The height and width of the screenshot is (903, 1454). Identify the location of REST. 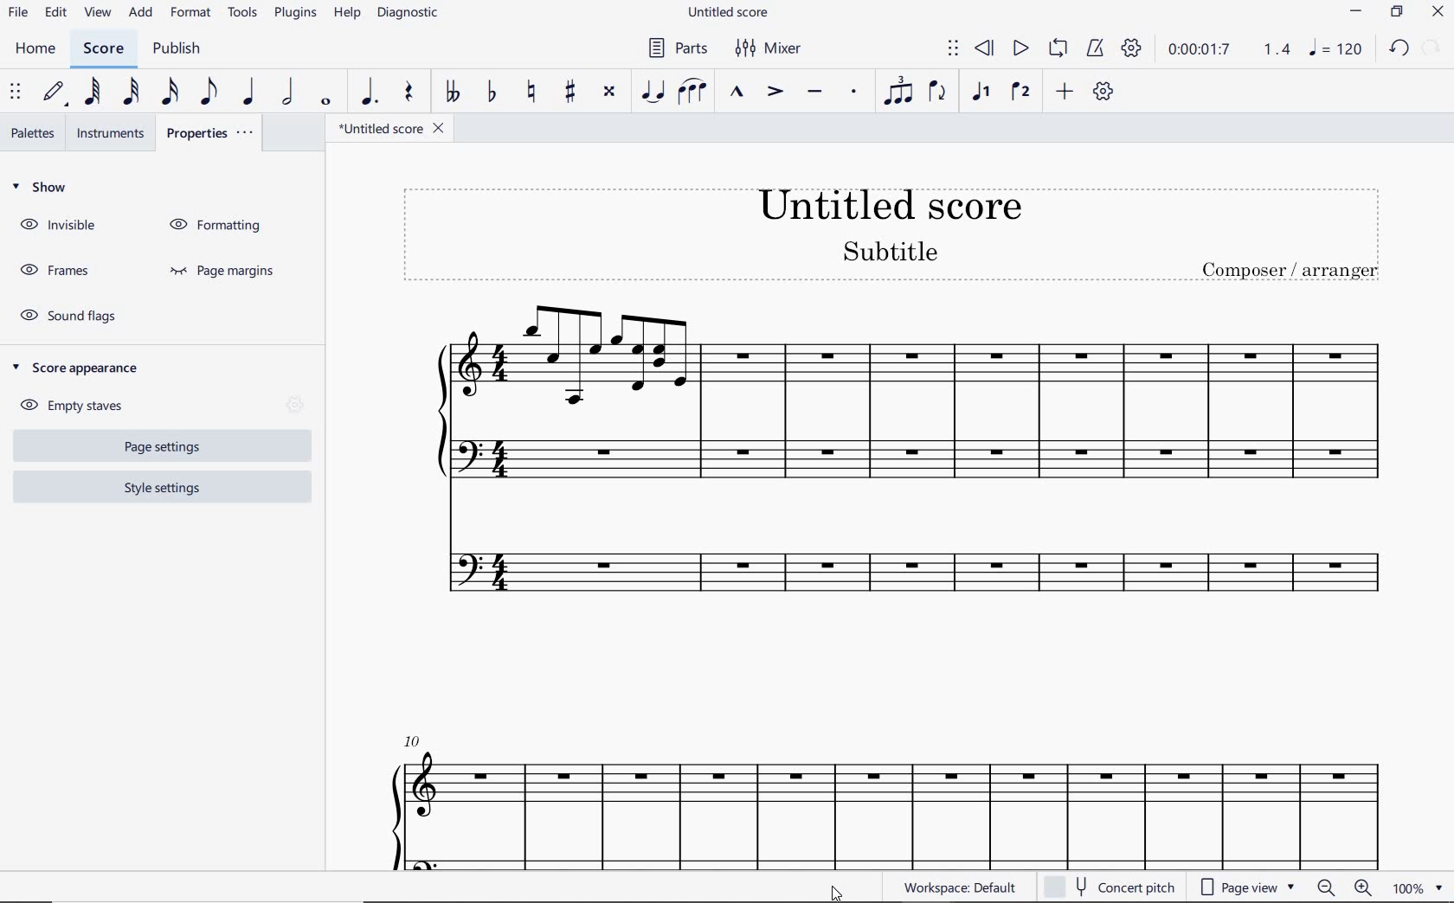
(409, 93).